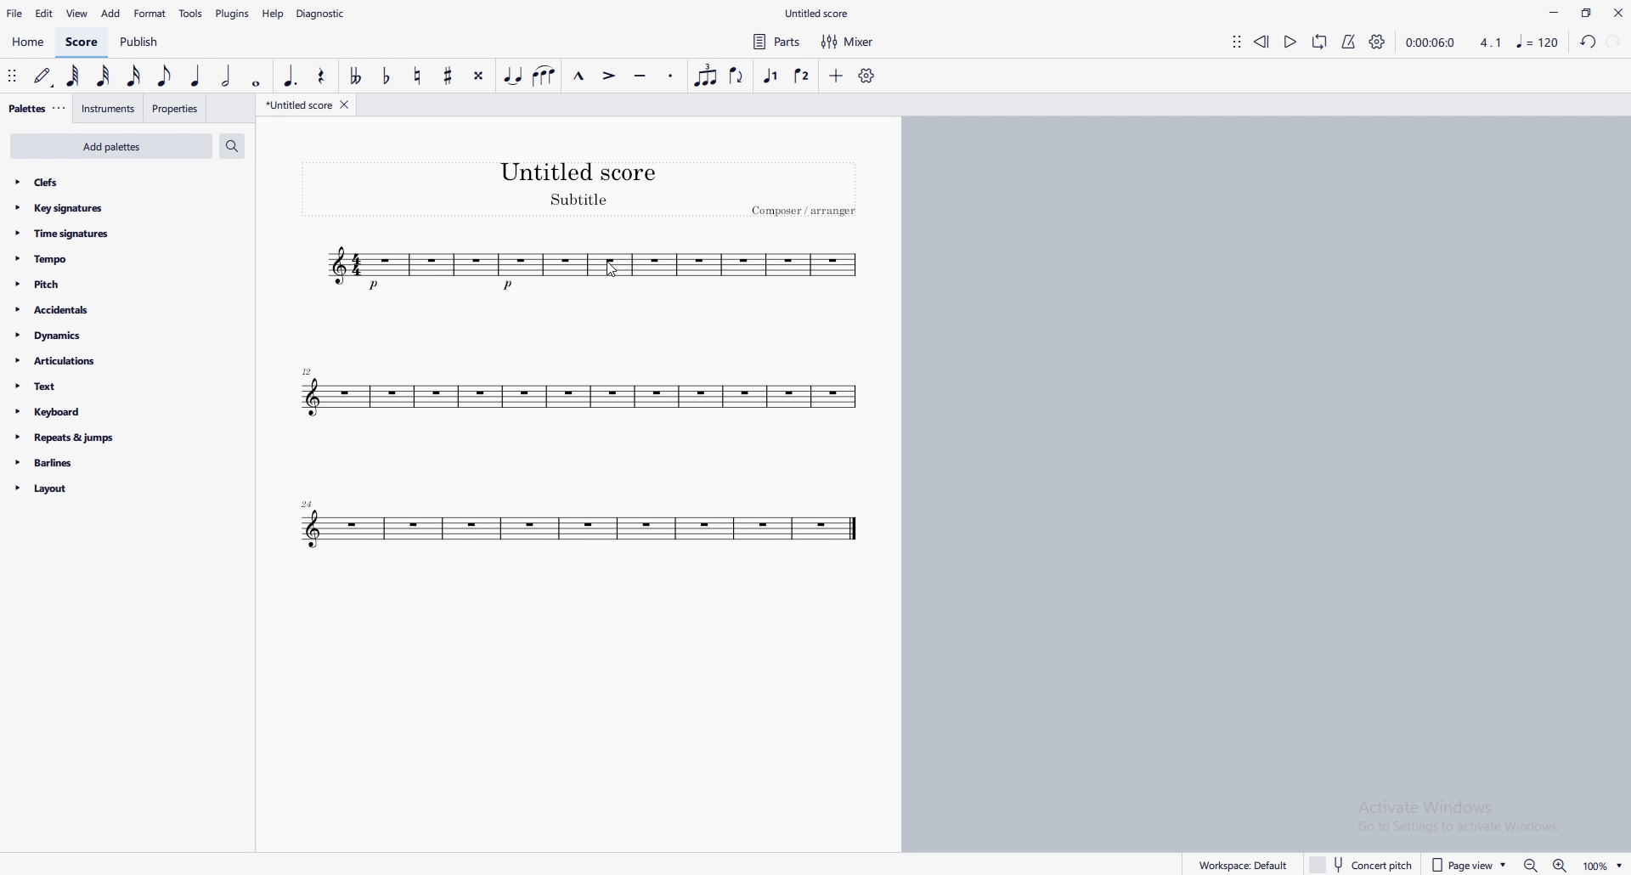 The image size is (1631, 875). I want to click on voice 1, so click(772, 75).